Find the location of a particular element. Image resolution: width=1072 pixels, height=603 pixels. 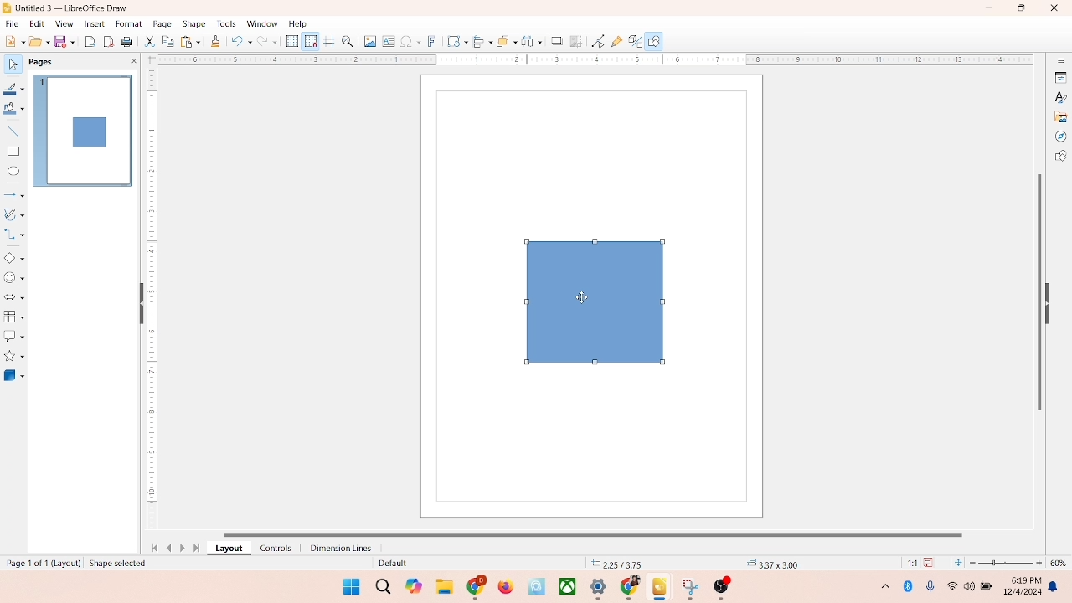

page number is located at coordinates (41, 561).